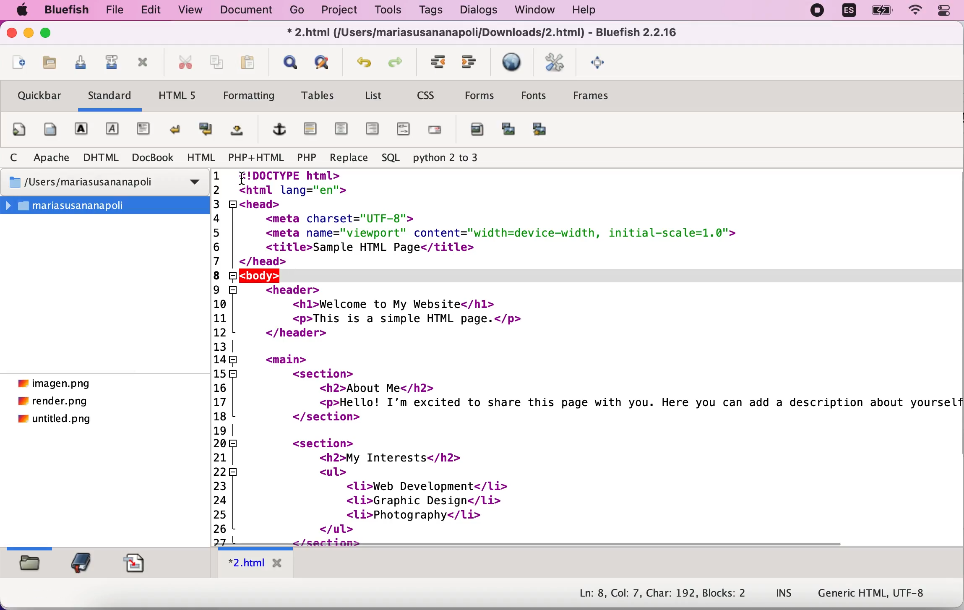 This screenshot has width=964, height=610. Describe the element at coordinates (106, 183) in the screenshot. I see `/Users/mariasusananapoli` at that location.